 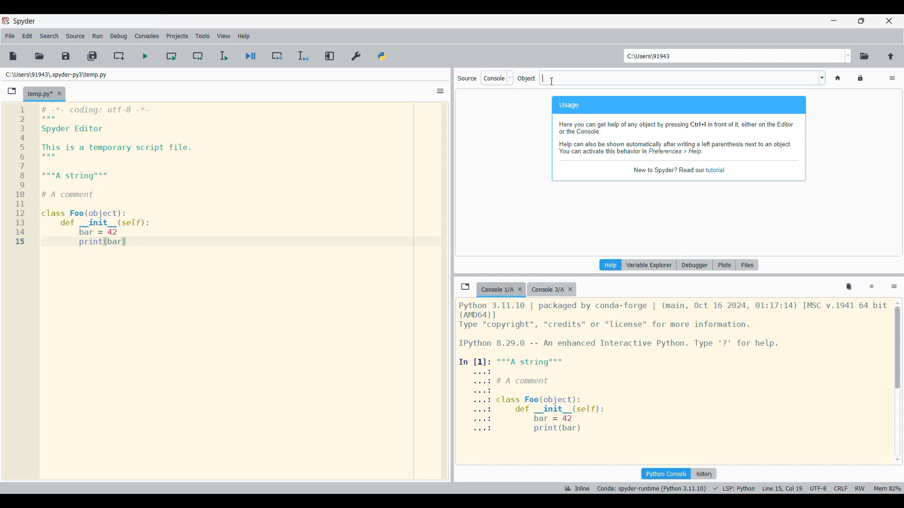 What do you see at coordinates (611, 265) in the screenshot?
I see `Current pane highlighted` at bounding box center [611, 265].